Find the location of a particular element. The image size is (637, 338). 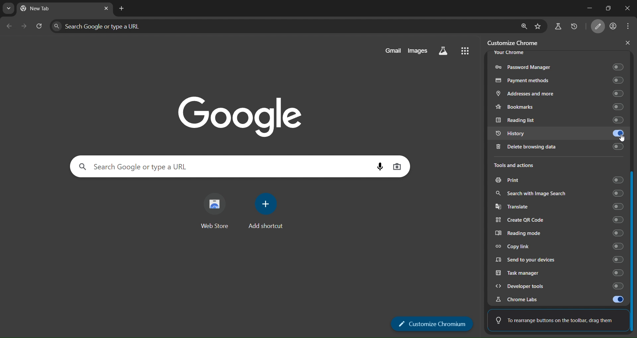

copy link is located at coordinates (559, 246).